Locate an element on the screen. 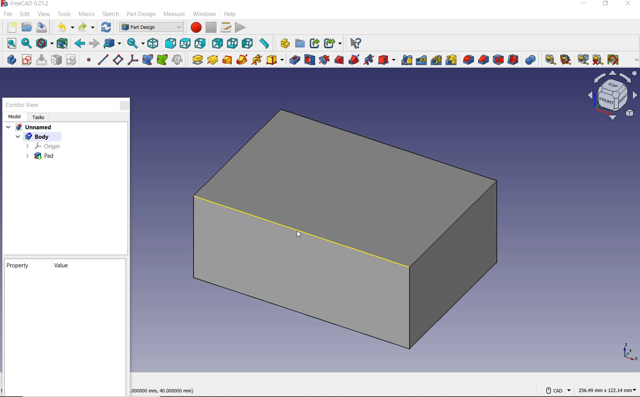 This screenshot has height=397, width=640. xyz points is located at coordinates (629, 353).